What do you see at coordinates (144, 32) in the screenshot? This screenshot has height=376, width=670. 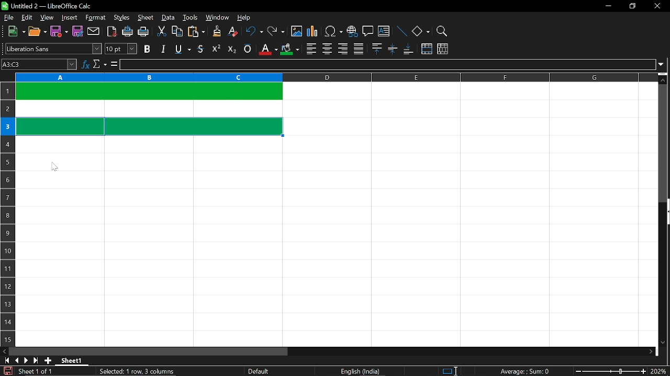 I see `print` at bounding box center [144, 32].